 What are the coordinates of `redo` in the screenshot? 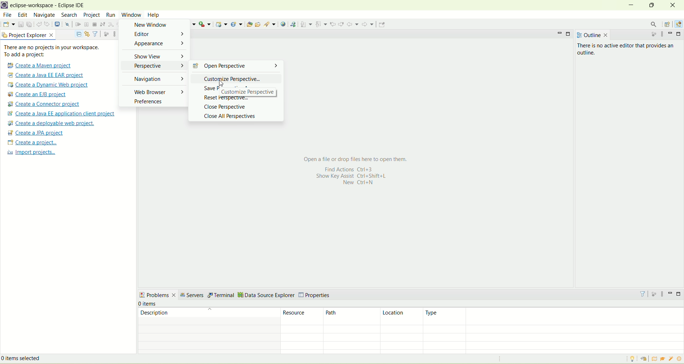 It's located at (47, 24).